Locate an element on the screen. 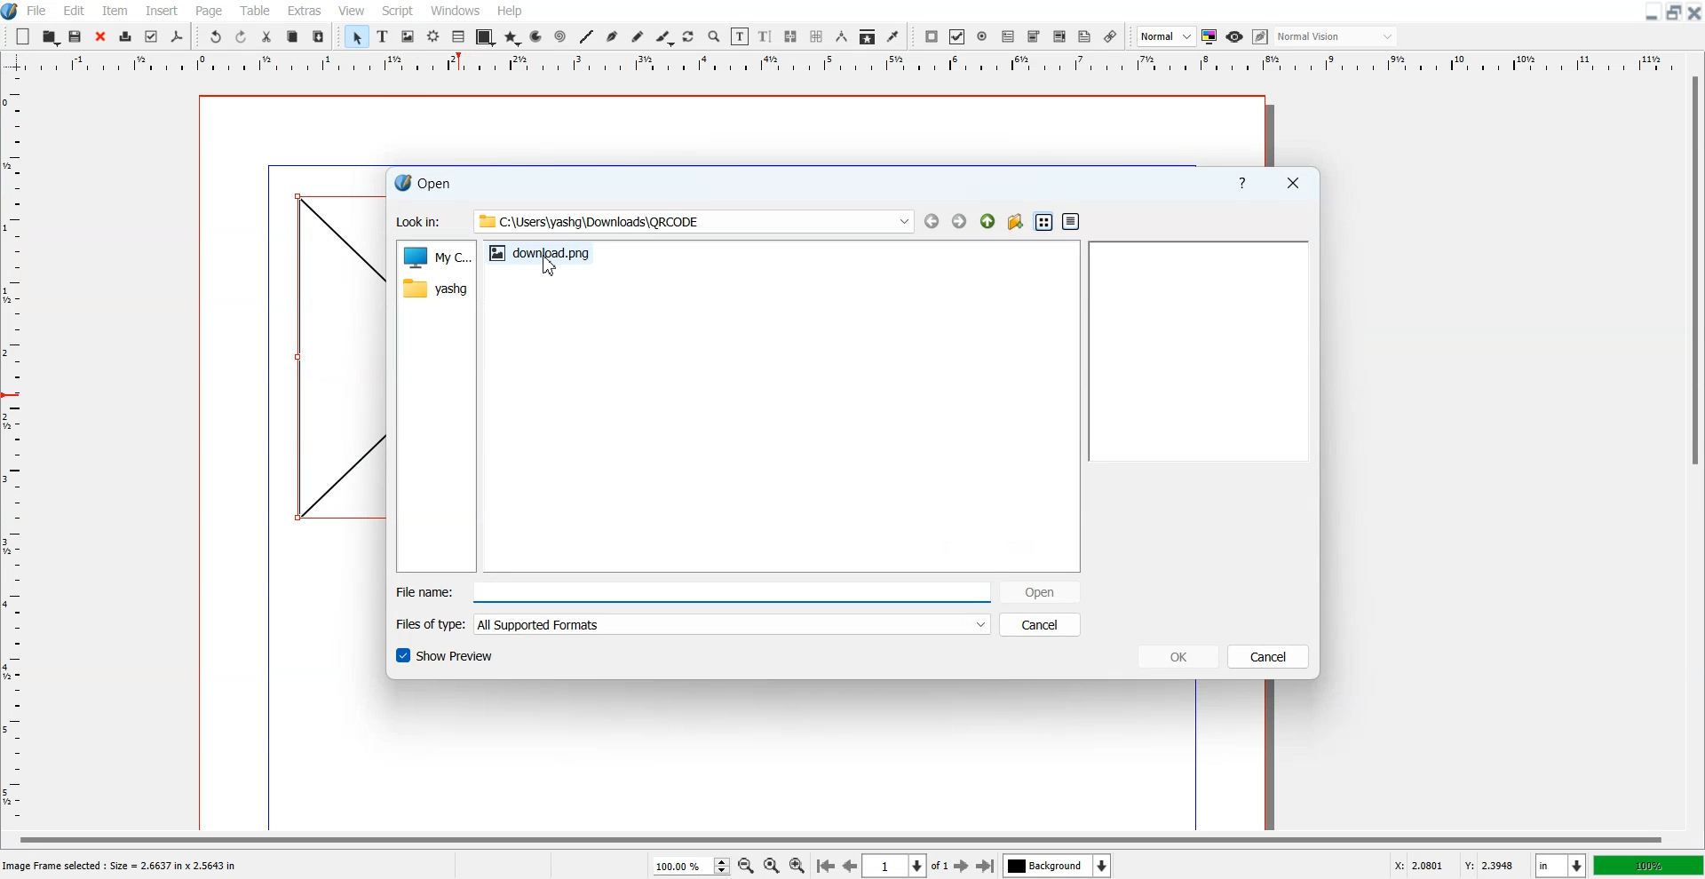  100% is located at coordinates (1647, 865).